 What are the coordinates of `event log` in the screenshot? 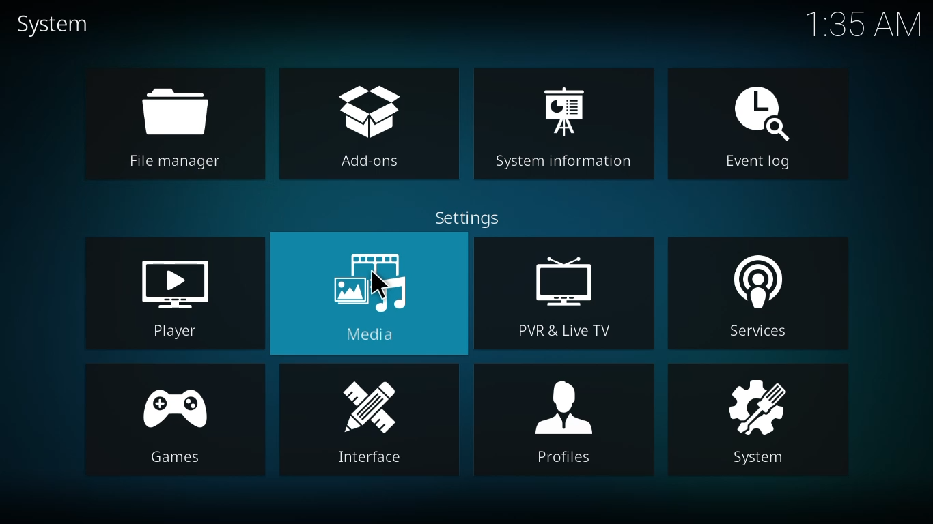 It's located at (749, 127).